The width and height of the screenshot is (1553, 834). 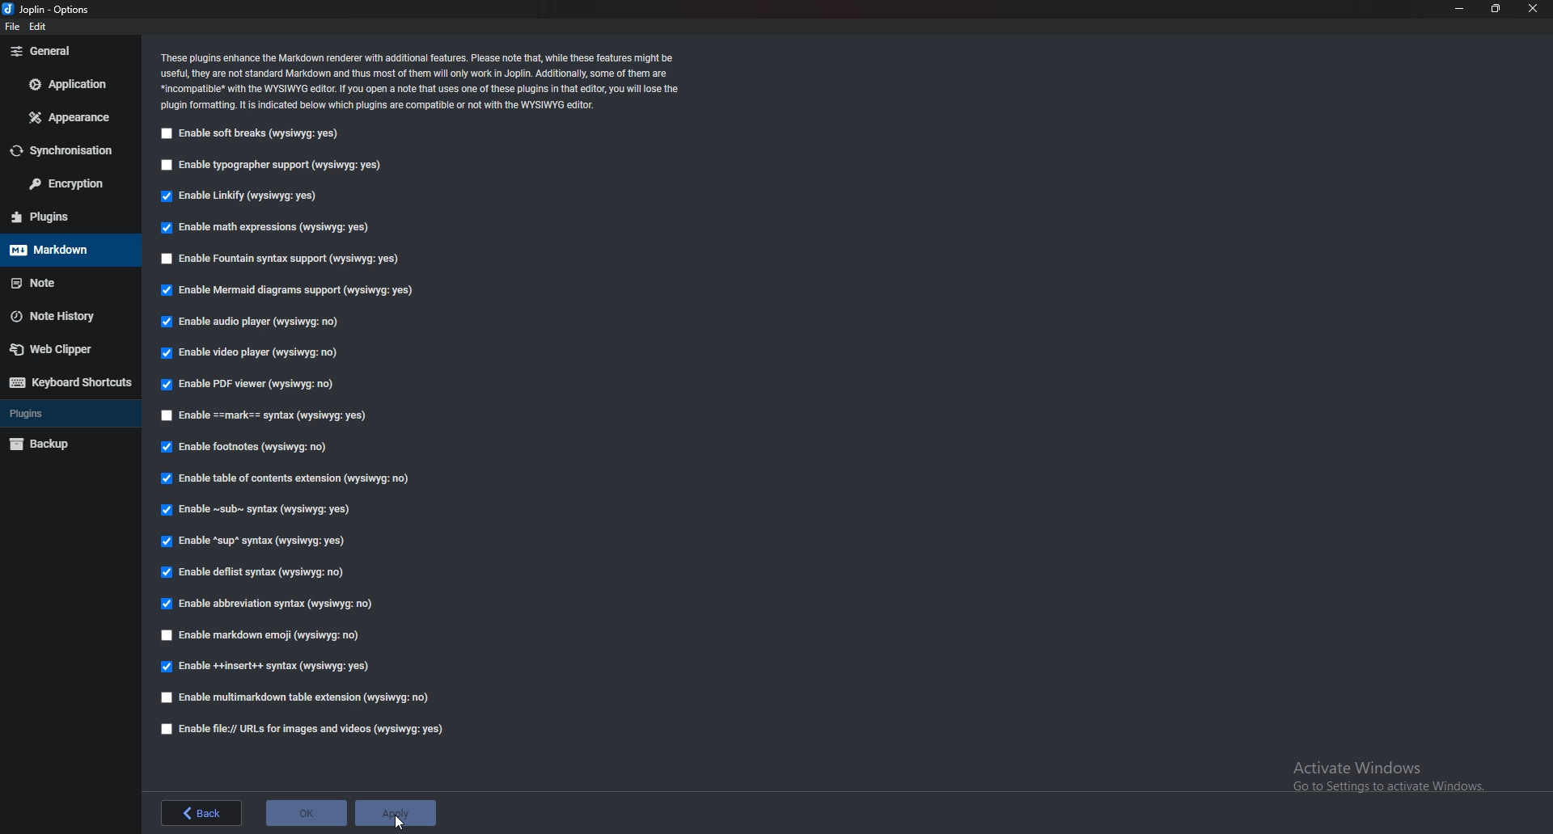 I want to click on appearance, so click(x=70, y=117).